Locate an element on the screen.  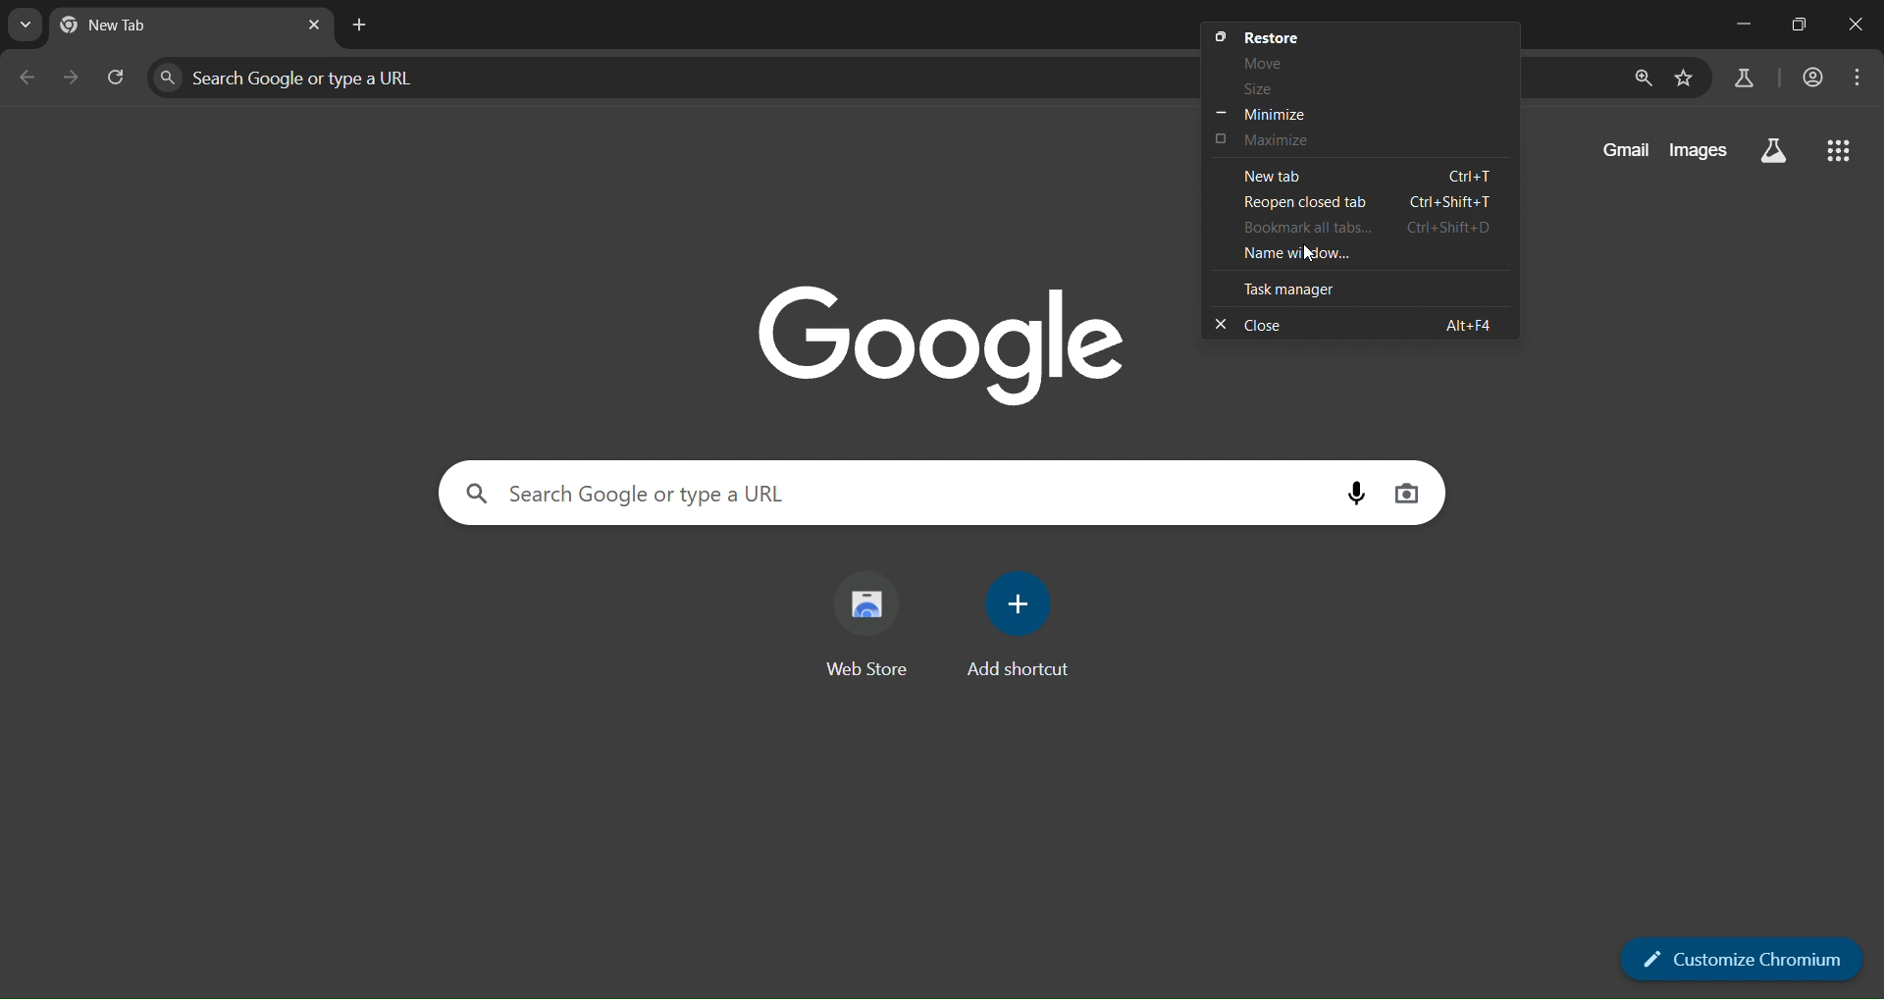
web store is located at coordinates (870, 614).